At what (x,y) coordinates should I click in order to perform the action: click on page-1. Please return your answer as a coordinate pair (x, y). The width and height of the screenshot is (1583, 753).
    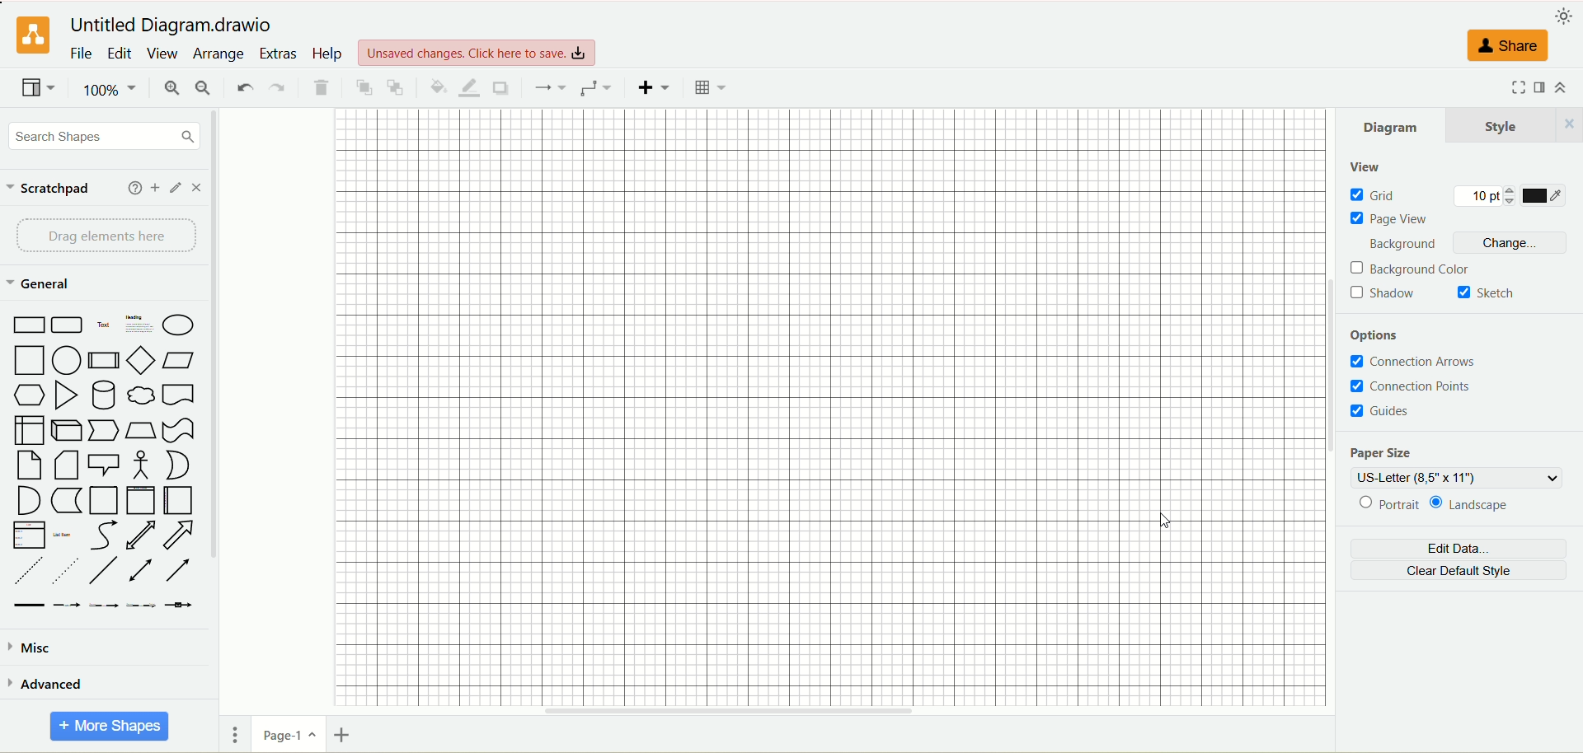
    Looking at the image, I should click on (294, 737).